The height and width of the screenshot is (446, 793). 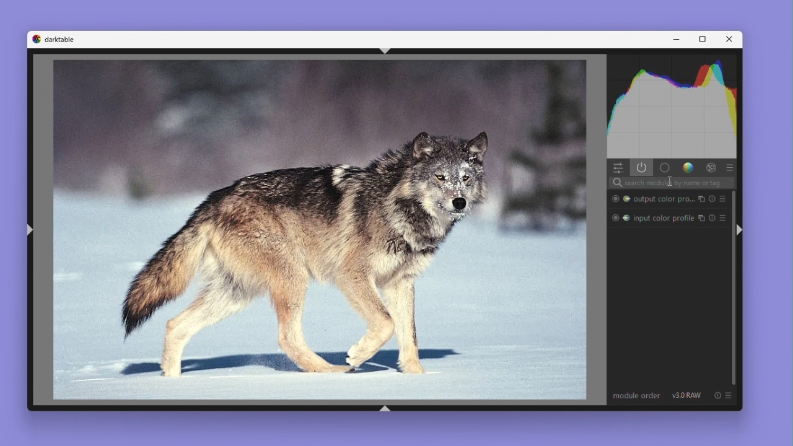 I want to click on Preset , so click(x=731, y=168).